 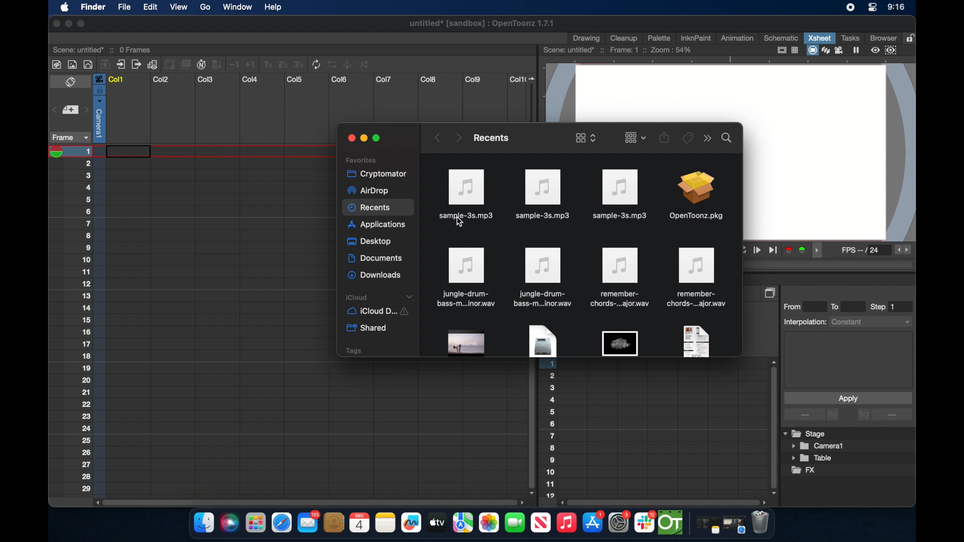 I want to click on previous, so click(x=436, y=138).